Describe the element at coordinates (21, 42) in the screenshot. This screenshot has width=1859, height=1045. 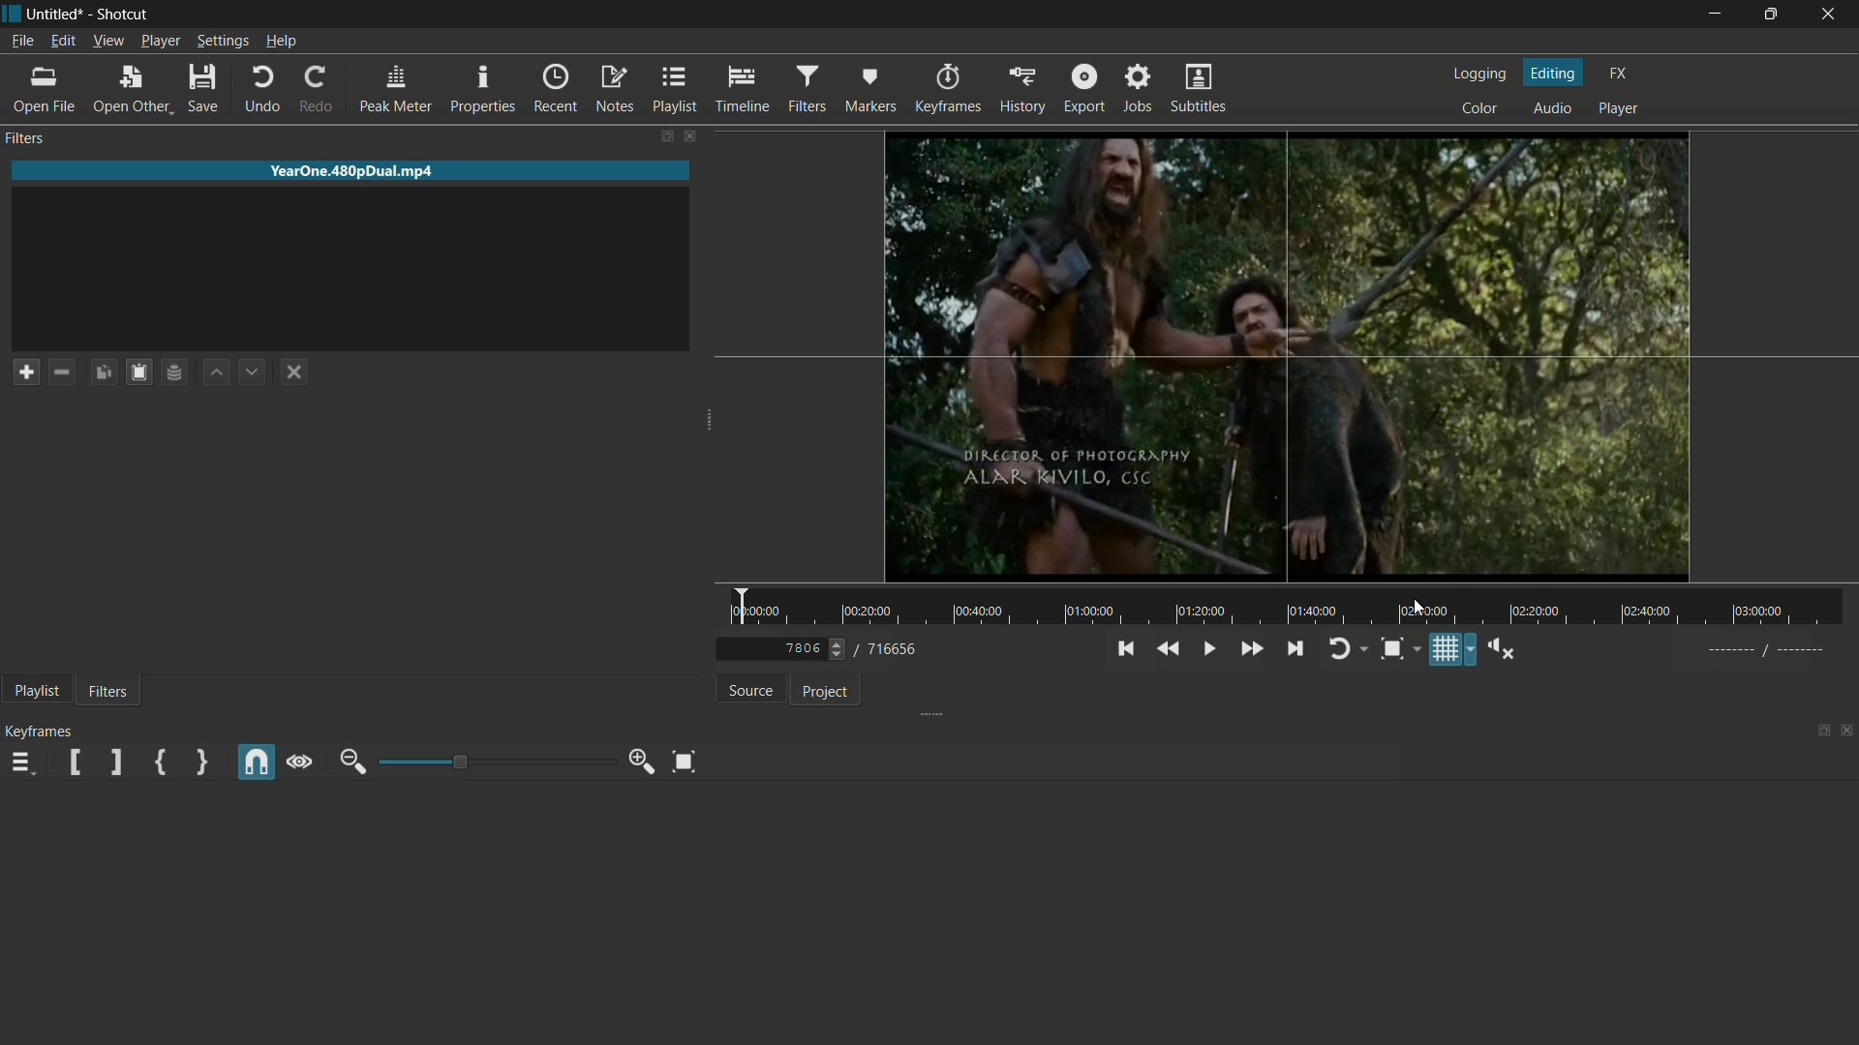
I see `file menu` at that location.